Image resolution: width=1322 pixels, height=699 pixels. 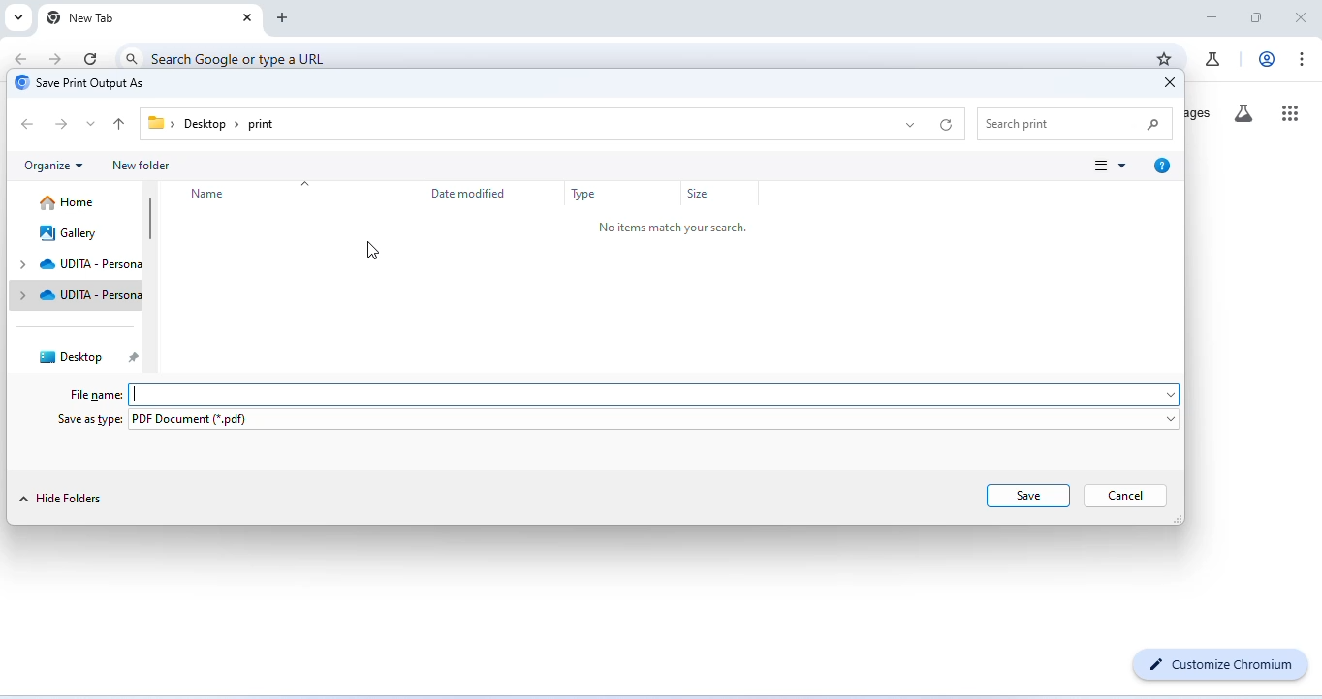 What do you see at coordinates (1202, 113) in the screenshot?
I see `images` at bounding box center [1202, 113].